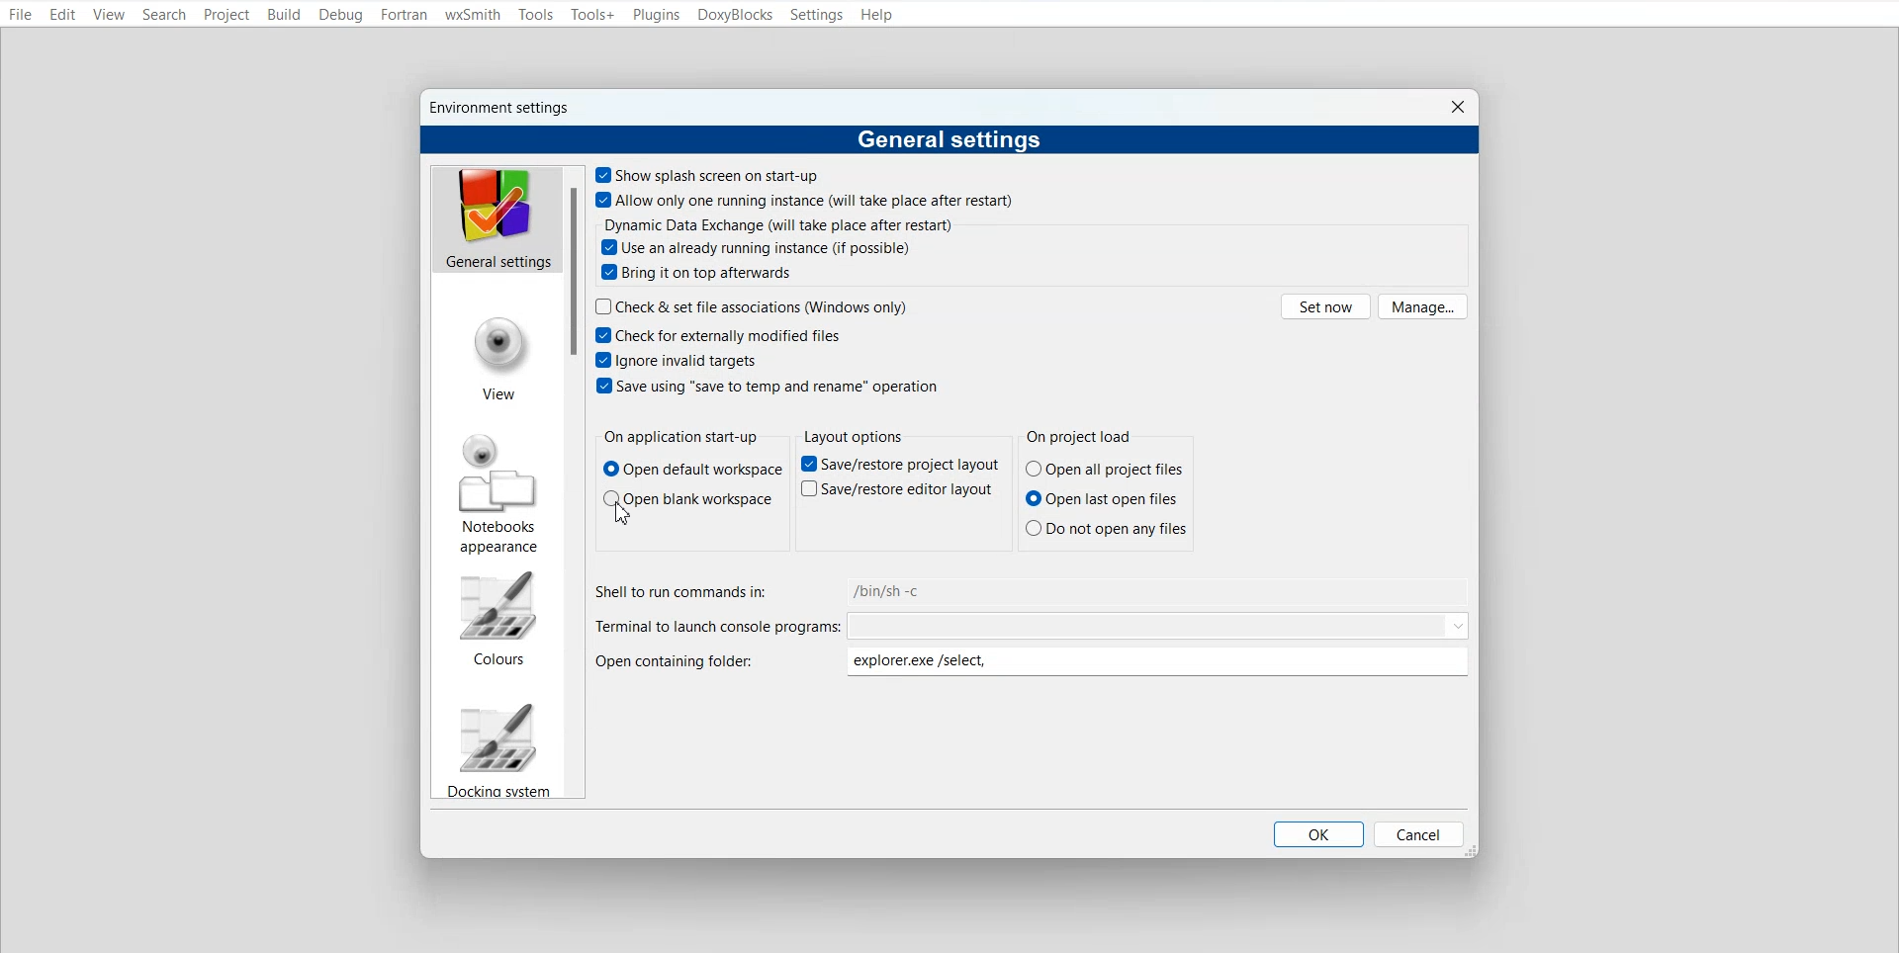  What do you see at coordinates (1105, 469) in the screenshot?
I see `Open all project files` at bounding box center [1105, 469].